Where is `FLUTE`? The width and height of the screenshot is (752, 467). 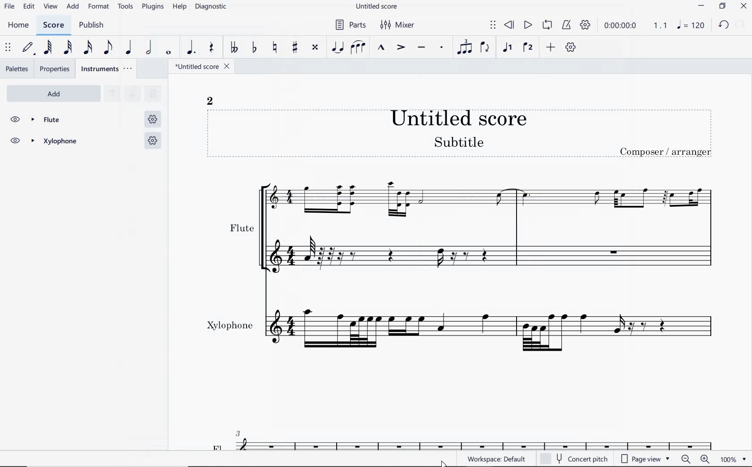
FLUTE is located at coordinates (85, 120).